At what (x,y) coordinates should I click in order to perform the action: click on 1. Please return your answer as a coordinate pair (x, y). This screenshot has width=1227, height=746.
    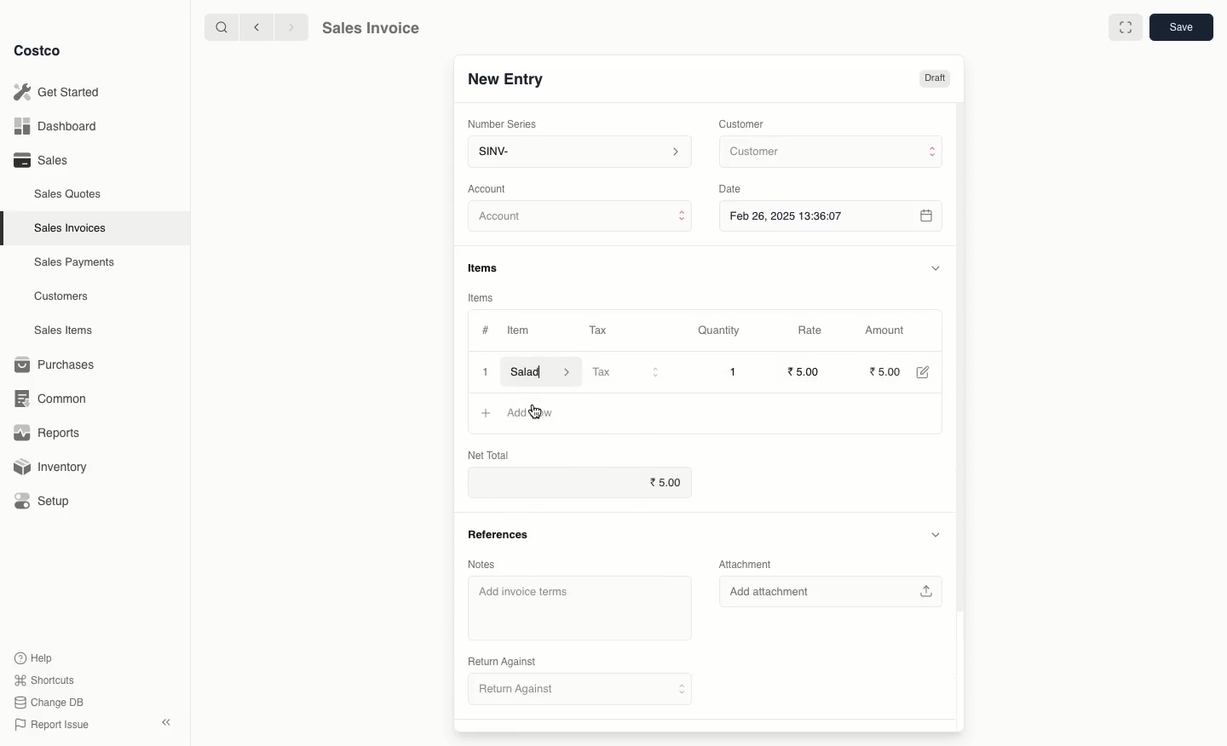
    Looking at the image, I should click on (484, 370).